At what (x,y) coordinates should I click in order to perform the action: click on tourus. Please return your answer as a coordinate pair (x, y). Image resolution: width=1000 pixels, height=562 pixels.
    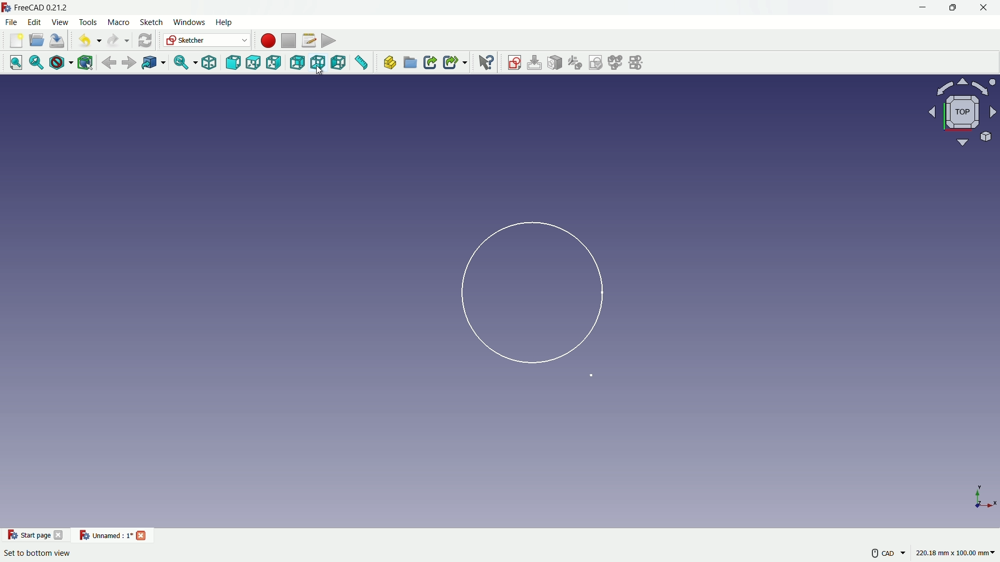
    Looking at the image, I should click on (982, 499).